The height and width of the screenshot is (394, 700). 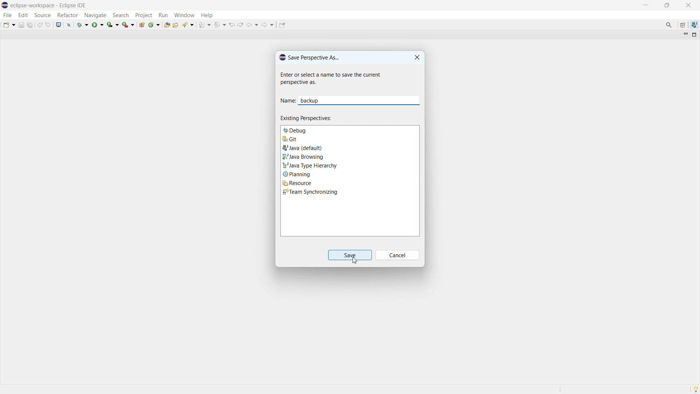 I want to click on Help tip, so click(x=331, y=78).